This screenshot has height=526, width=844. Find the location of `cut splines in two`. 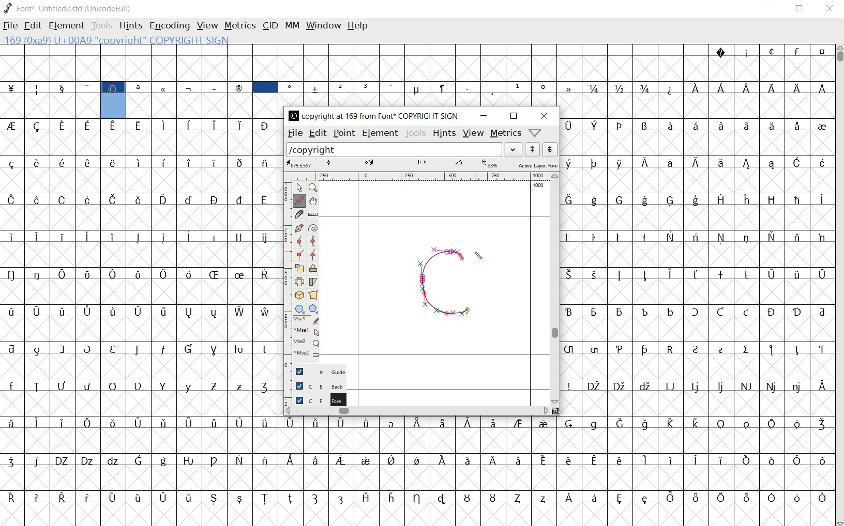

cut splines in two is located at coordinates (298, 214).